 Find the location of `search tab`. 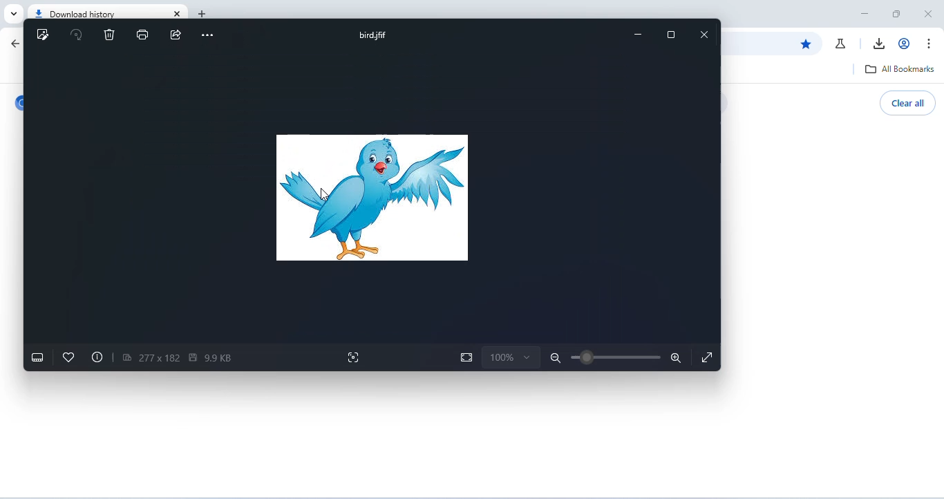

search tab is located at coordinates (15, 15).